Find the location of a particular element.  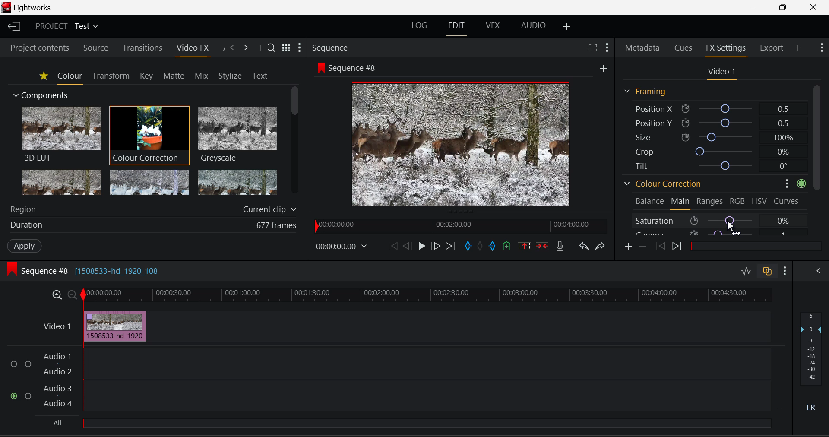

Text is located at coordinates (260, 76).